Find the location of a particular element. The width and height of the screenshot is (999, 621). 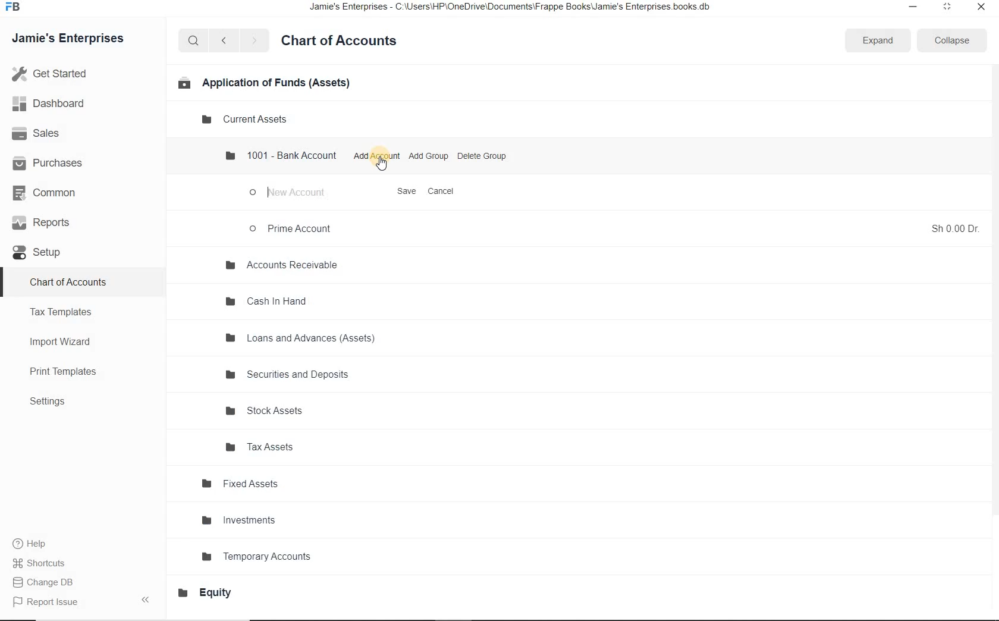

 Current Assets is located at coordinates (247, 120).